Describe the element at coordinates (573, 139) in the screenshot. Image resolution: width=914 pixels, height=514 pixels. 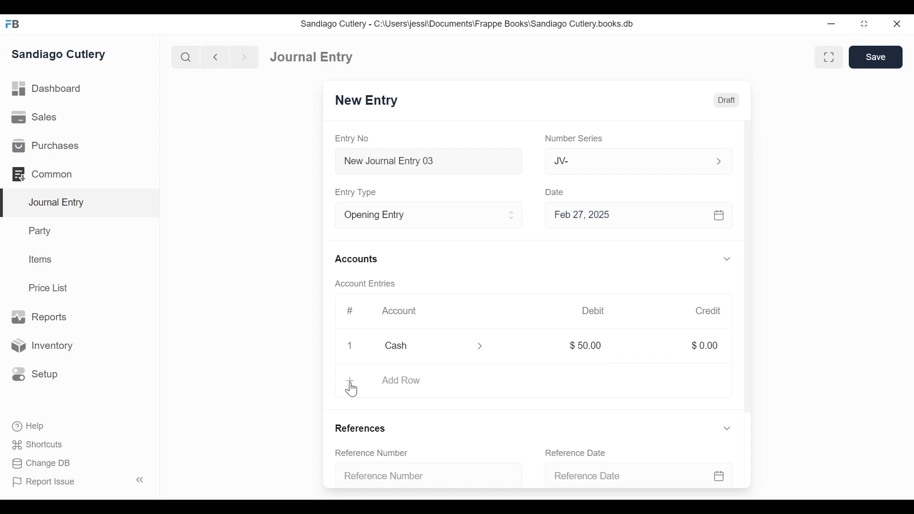
I see `Number Series` at that location.